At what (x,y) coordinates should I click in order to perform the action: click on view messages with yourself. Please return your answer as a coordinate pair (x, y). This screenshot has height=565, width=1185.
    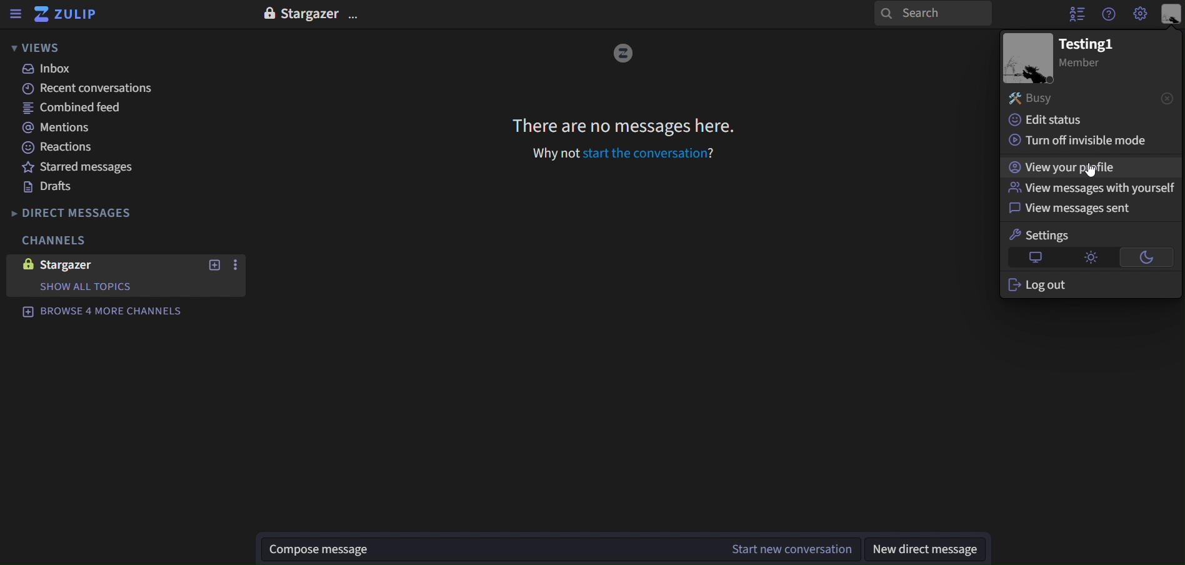
    Looking at the image, I should click on (1089, 186).